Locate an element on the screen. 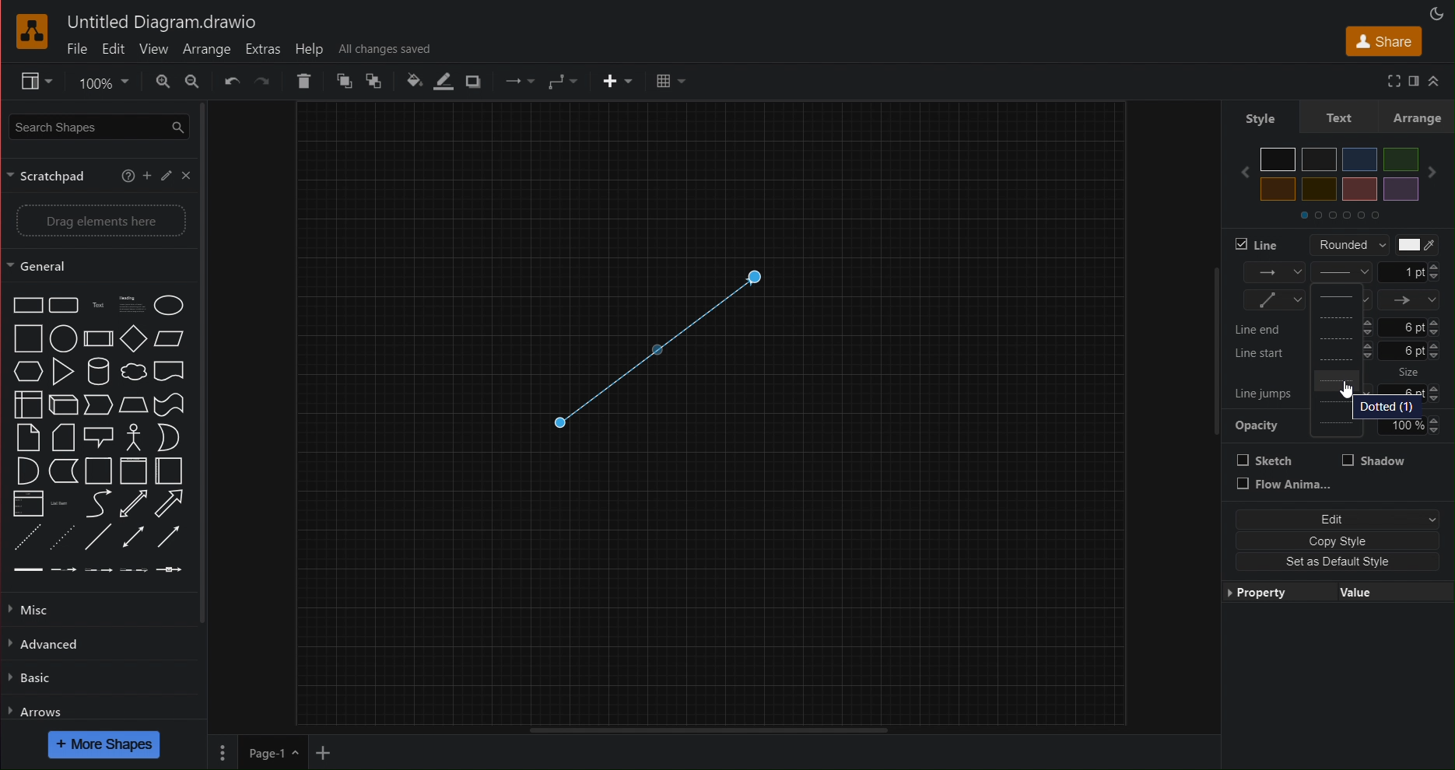 The image size is (1455, 770). Help is located at coordinates (312, 48).